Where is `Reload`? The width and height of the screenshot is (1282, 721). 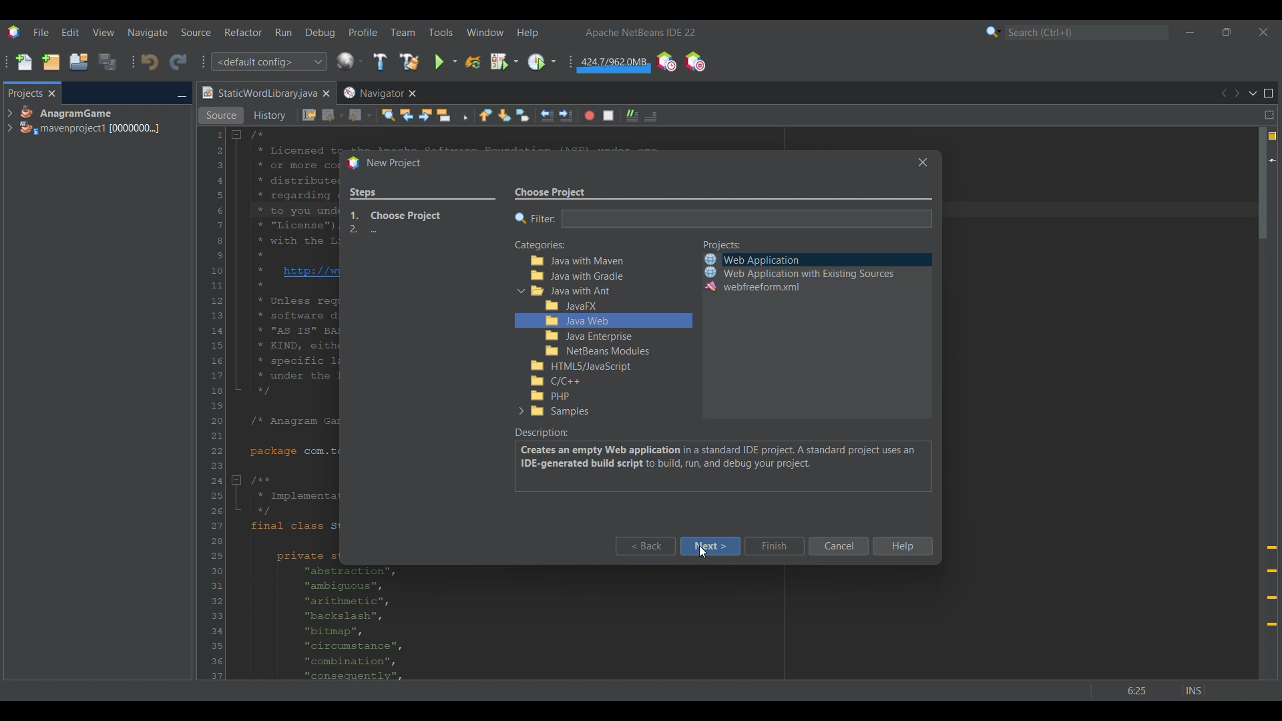 Reload is located at coordinates (473, 62).